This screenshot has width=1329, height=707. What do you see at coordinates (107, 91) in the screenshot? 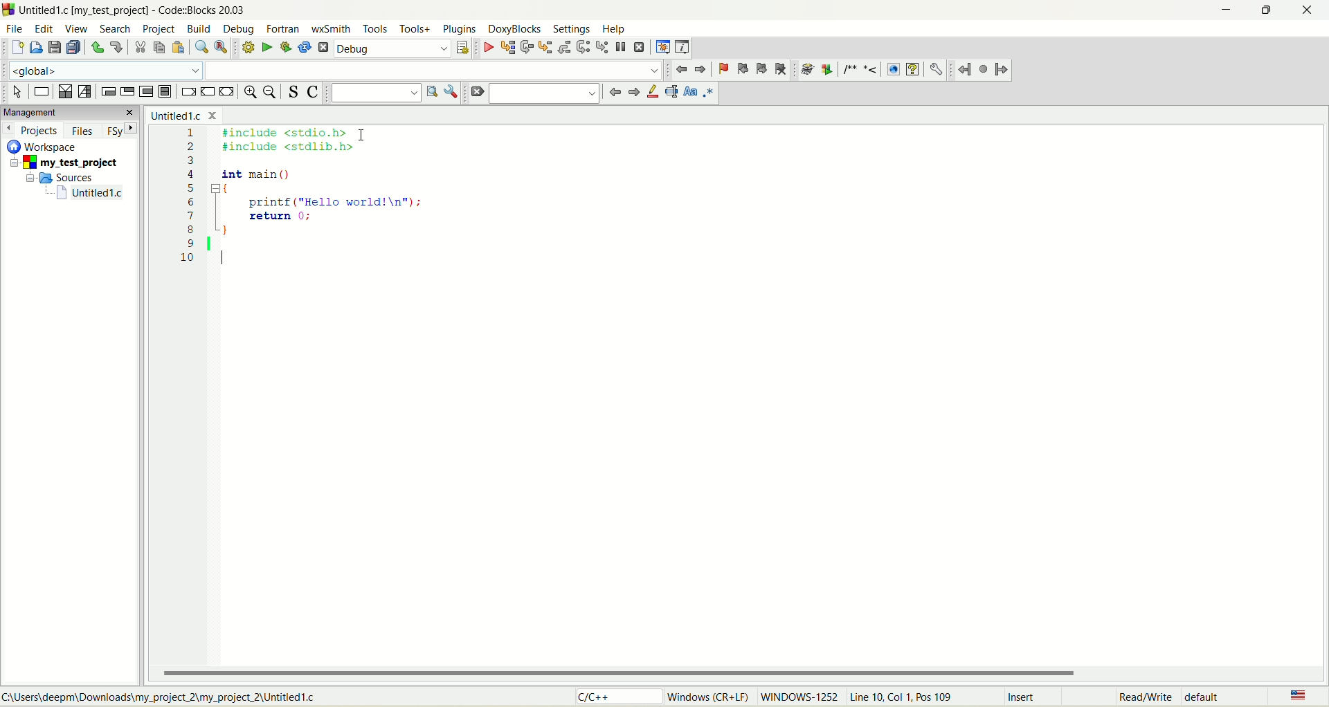
I see `entry condition loop` at bounding box center [107, 91].